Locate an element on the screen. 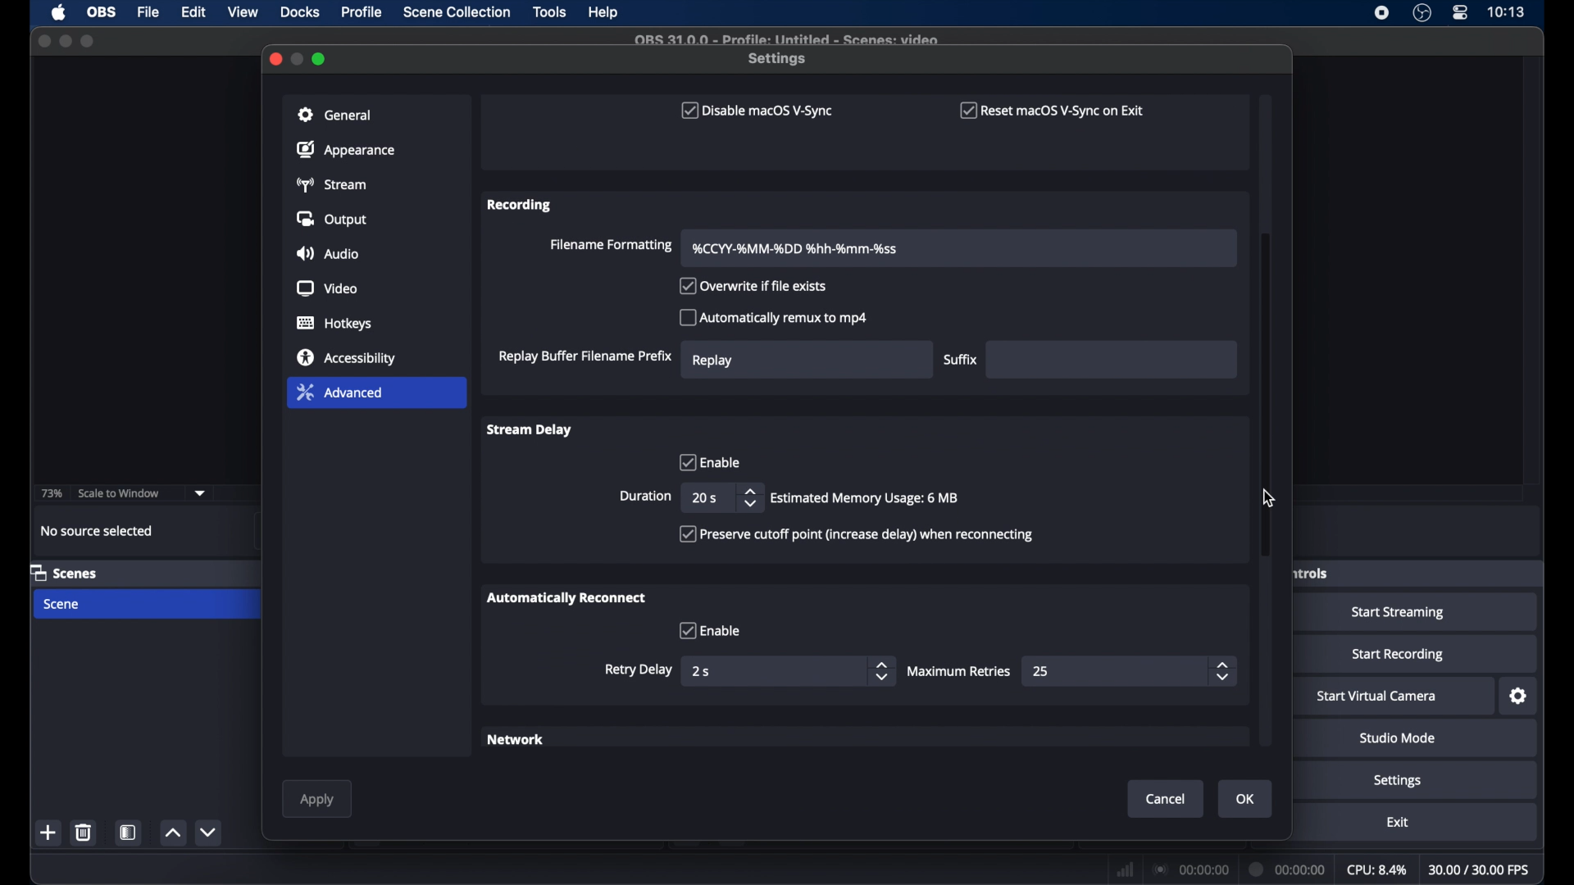  increment is located at coordinates (173, 833).